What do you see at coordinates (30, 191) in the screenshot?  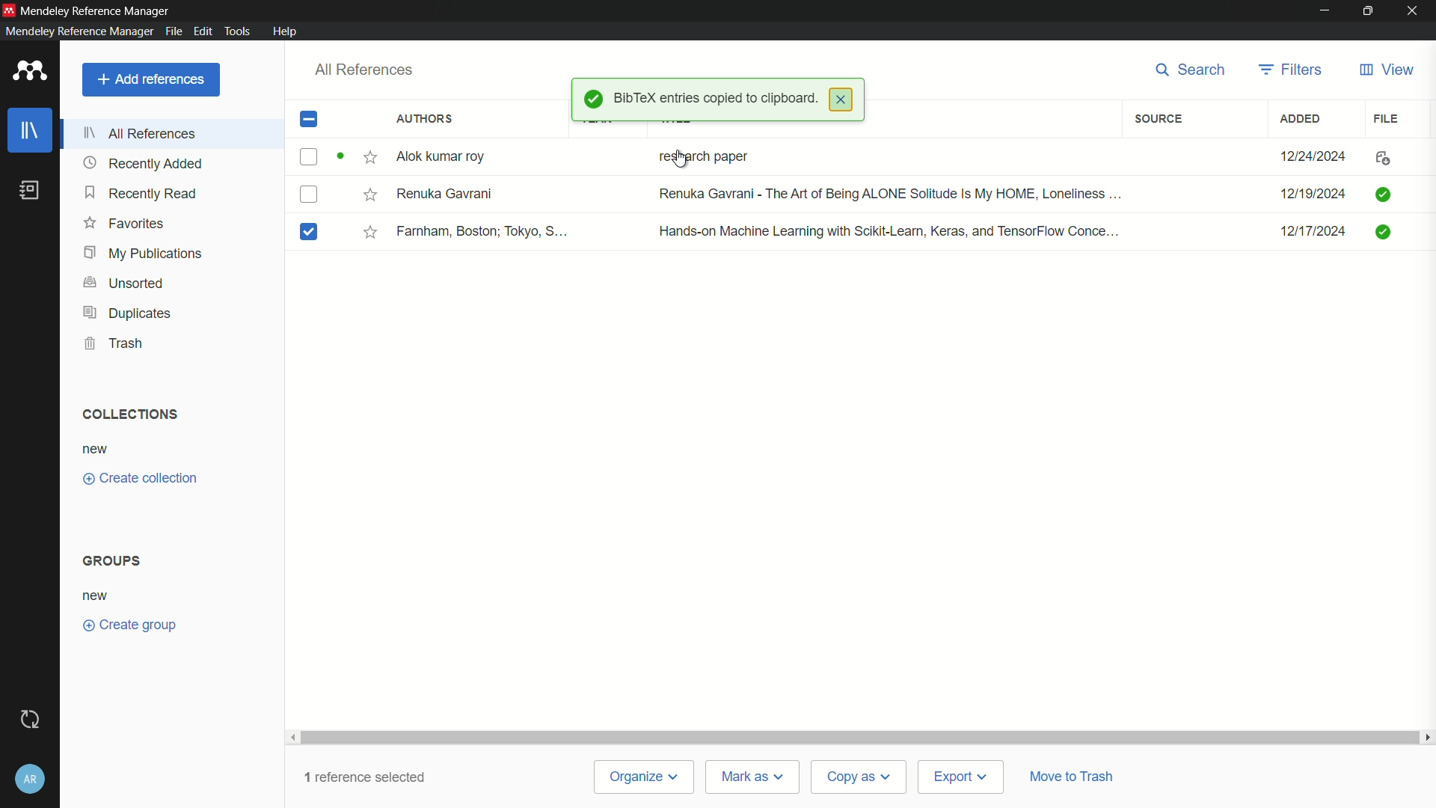 I see `book` at bounding box center [30, 191].